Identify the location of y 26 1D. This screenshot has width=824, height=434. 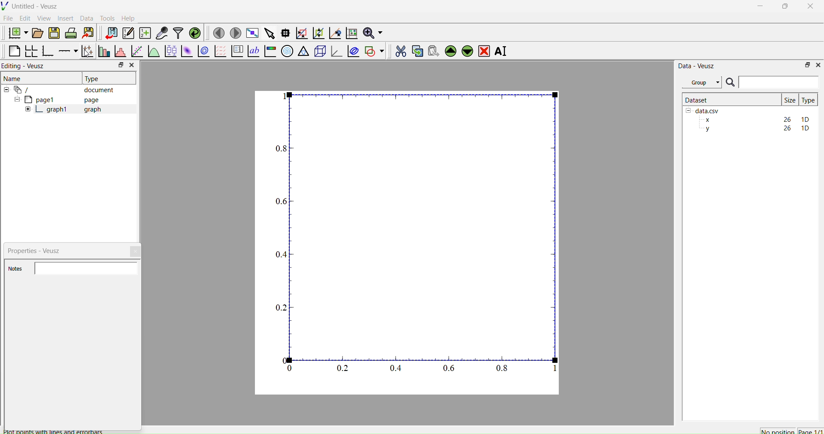
(755, 128).